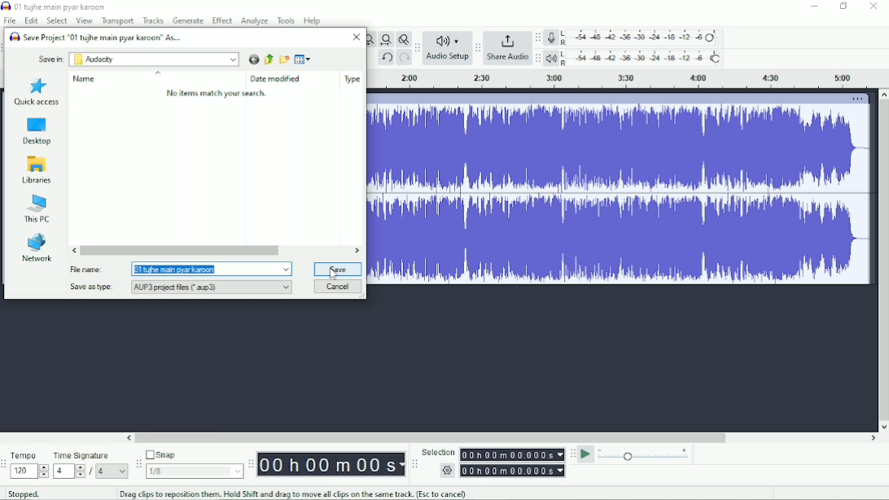 The width and height of the screenshot is (889, 500). What do you see at coordinates (882, 261) in the screenshot?
I see `Vertical scrollbar` at bounding box center [882, 261].